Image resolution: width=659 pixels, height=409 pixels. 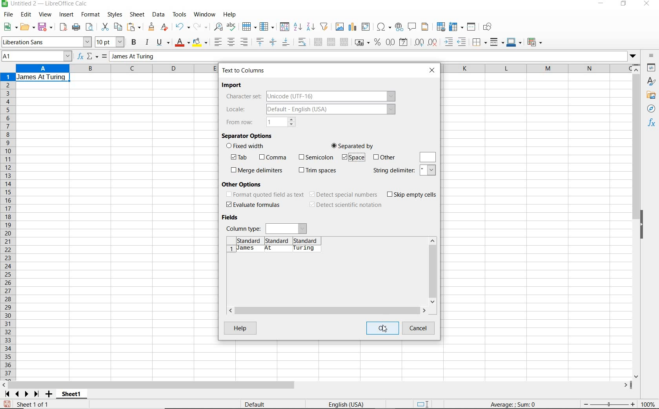 What do you see at coordinates (651, 56) in the screenshot?
I see `sidebar settings` at bounding box center [651, 56].